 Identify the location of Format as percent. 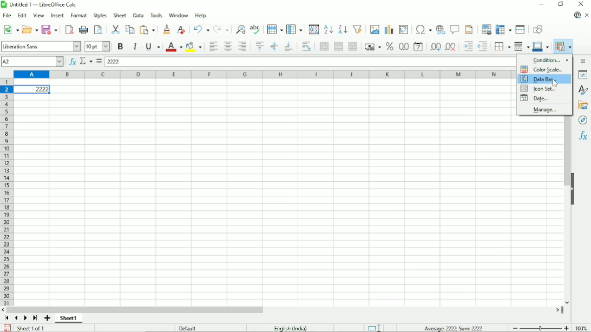
(389, 47).